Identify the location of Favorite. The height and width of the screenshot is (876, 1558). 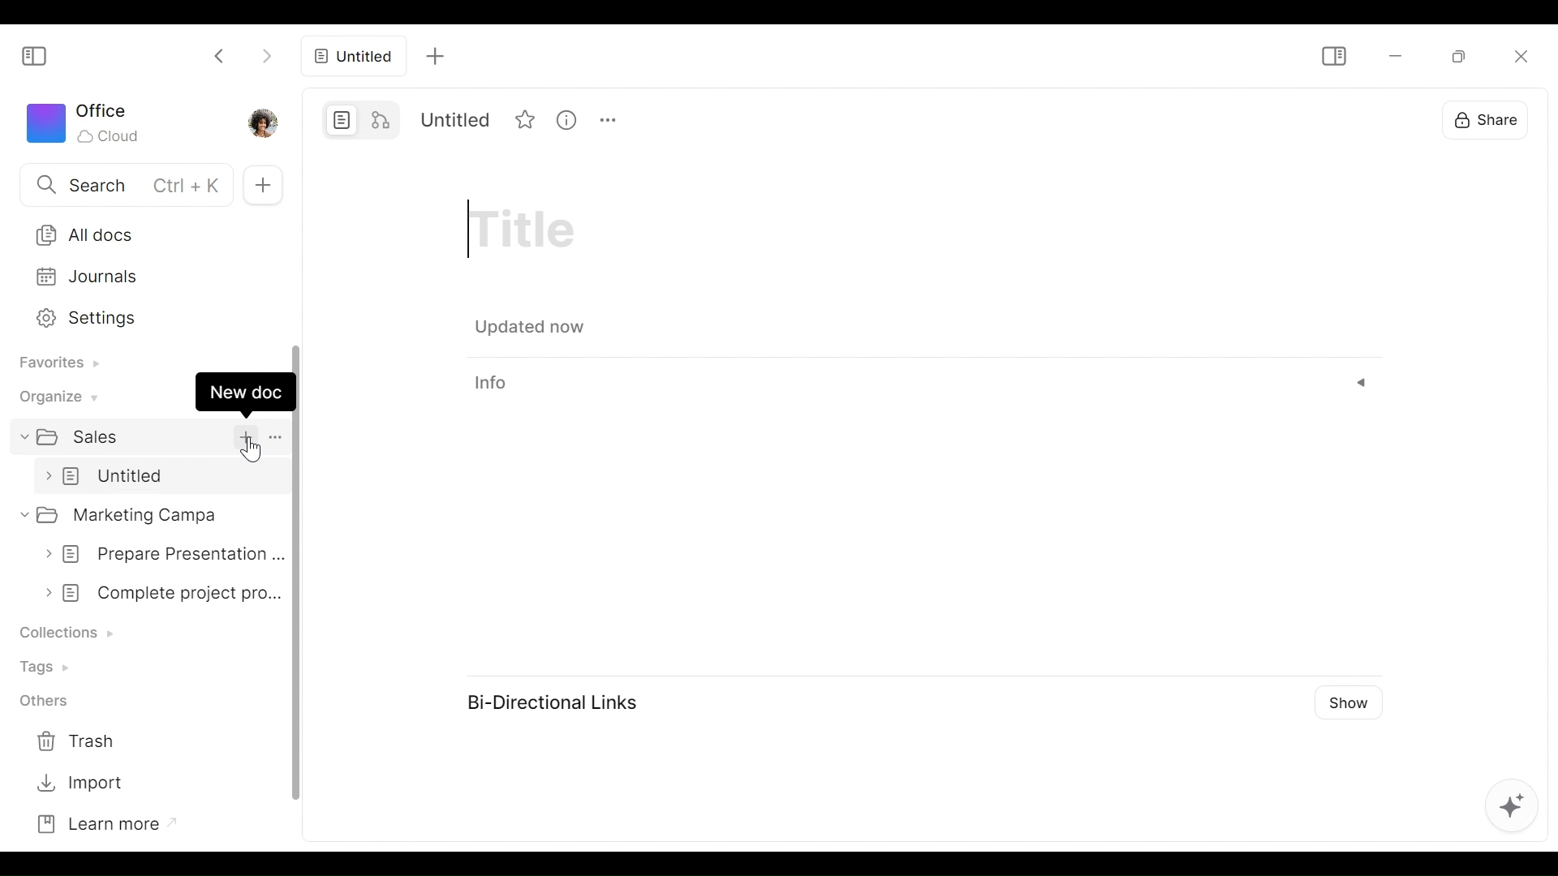
(529, 118).